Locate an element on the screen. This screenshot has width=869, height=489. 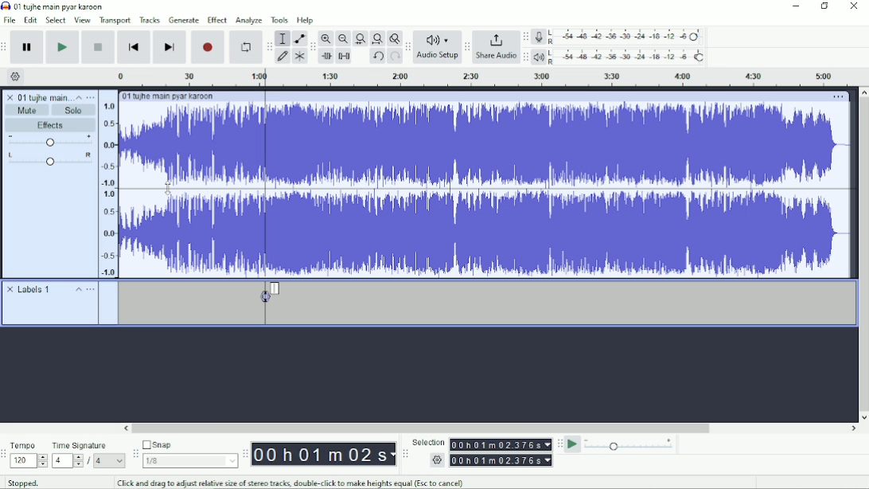
Envelope tool is located at coordinates (298, 38).